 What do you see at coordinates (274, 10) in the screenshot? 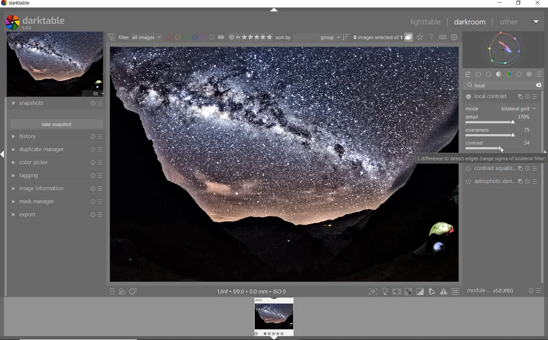
I see `EXPAND/COLLAPSE` at bounding box center [274, 10].